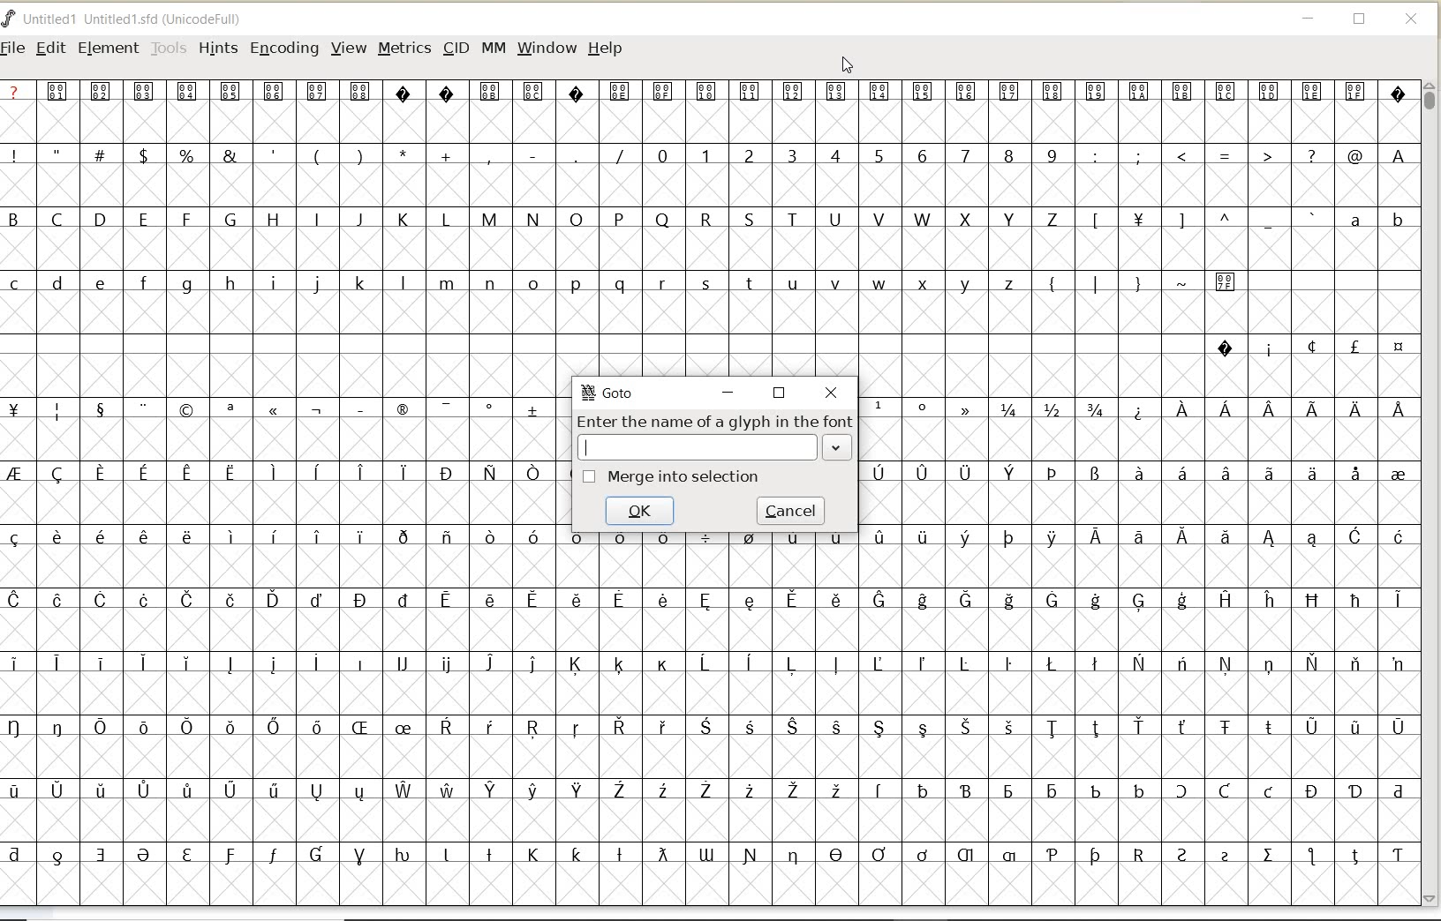 This screenshot has height=921, width=1441. What do you see at coordinates (1413, 19) in the screenshot?
I see `CLOSE` at bounding box center [1413, 19].